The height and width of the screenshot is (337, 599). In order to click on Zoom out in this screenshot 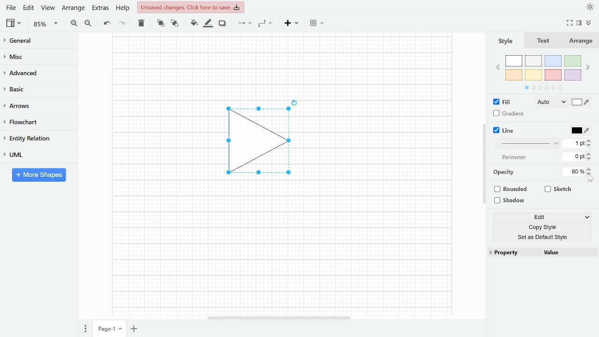, I will do `click(89, 23)`.